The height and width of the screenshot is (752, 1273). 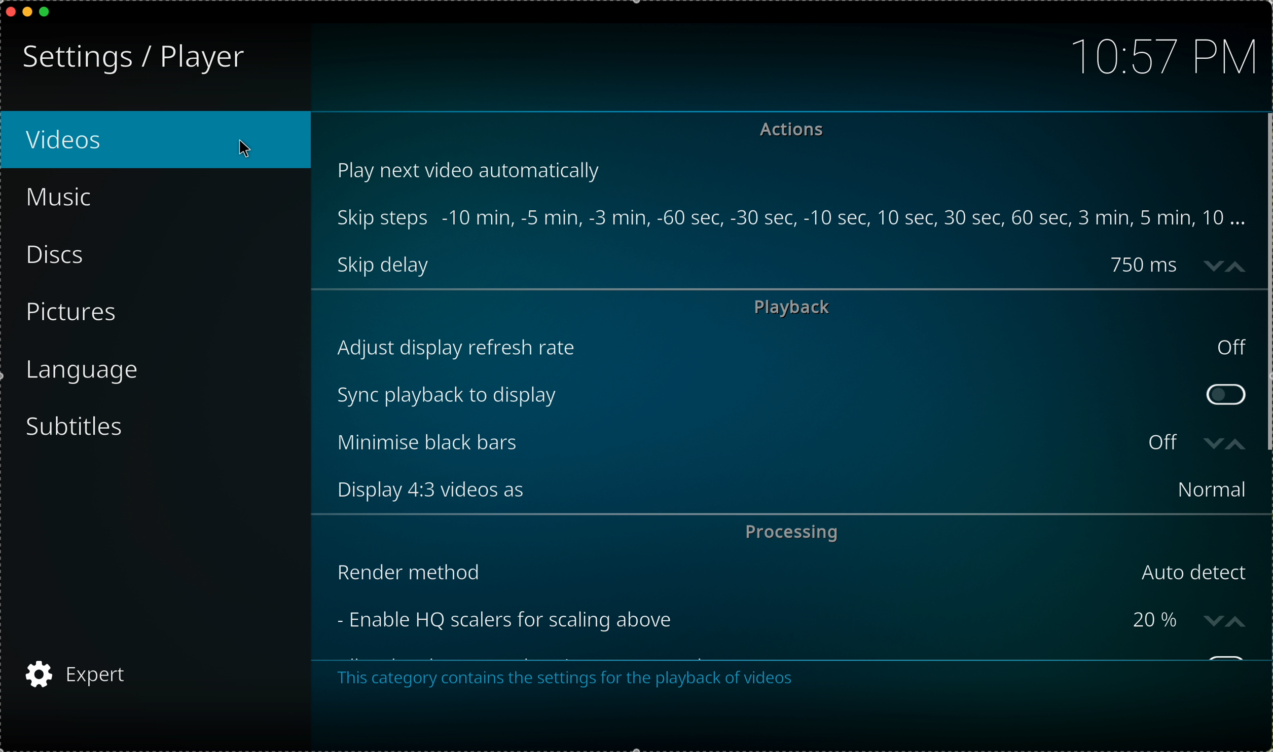 What do you see at coordinates (240, 149) in the screenshot?
I see `Cursor` at bounding box center [240, 149].